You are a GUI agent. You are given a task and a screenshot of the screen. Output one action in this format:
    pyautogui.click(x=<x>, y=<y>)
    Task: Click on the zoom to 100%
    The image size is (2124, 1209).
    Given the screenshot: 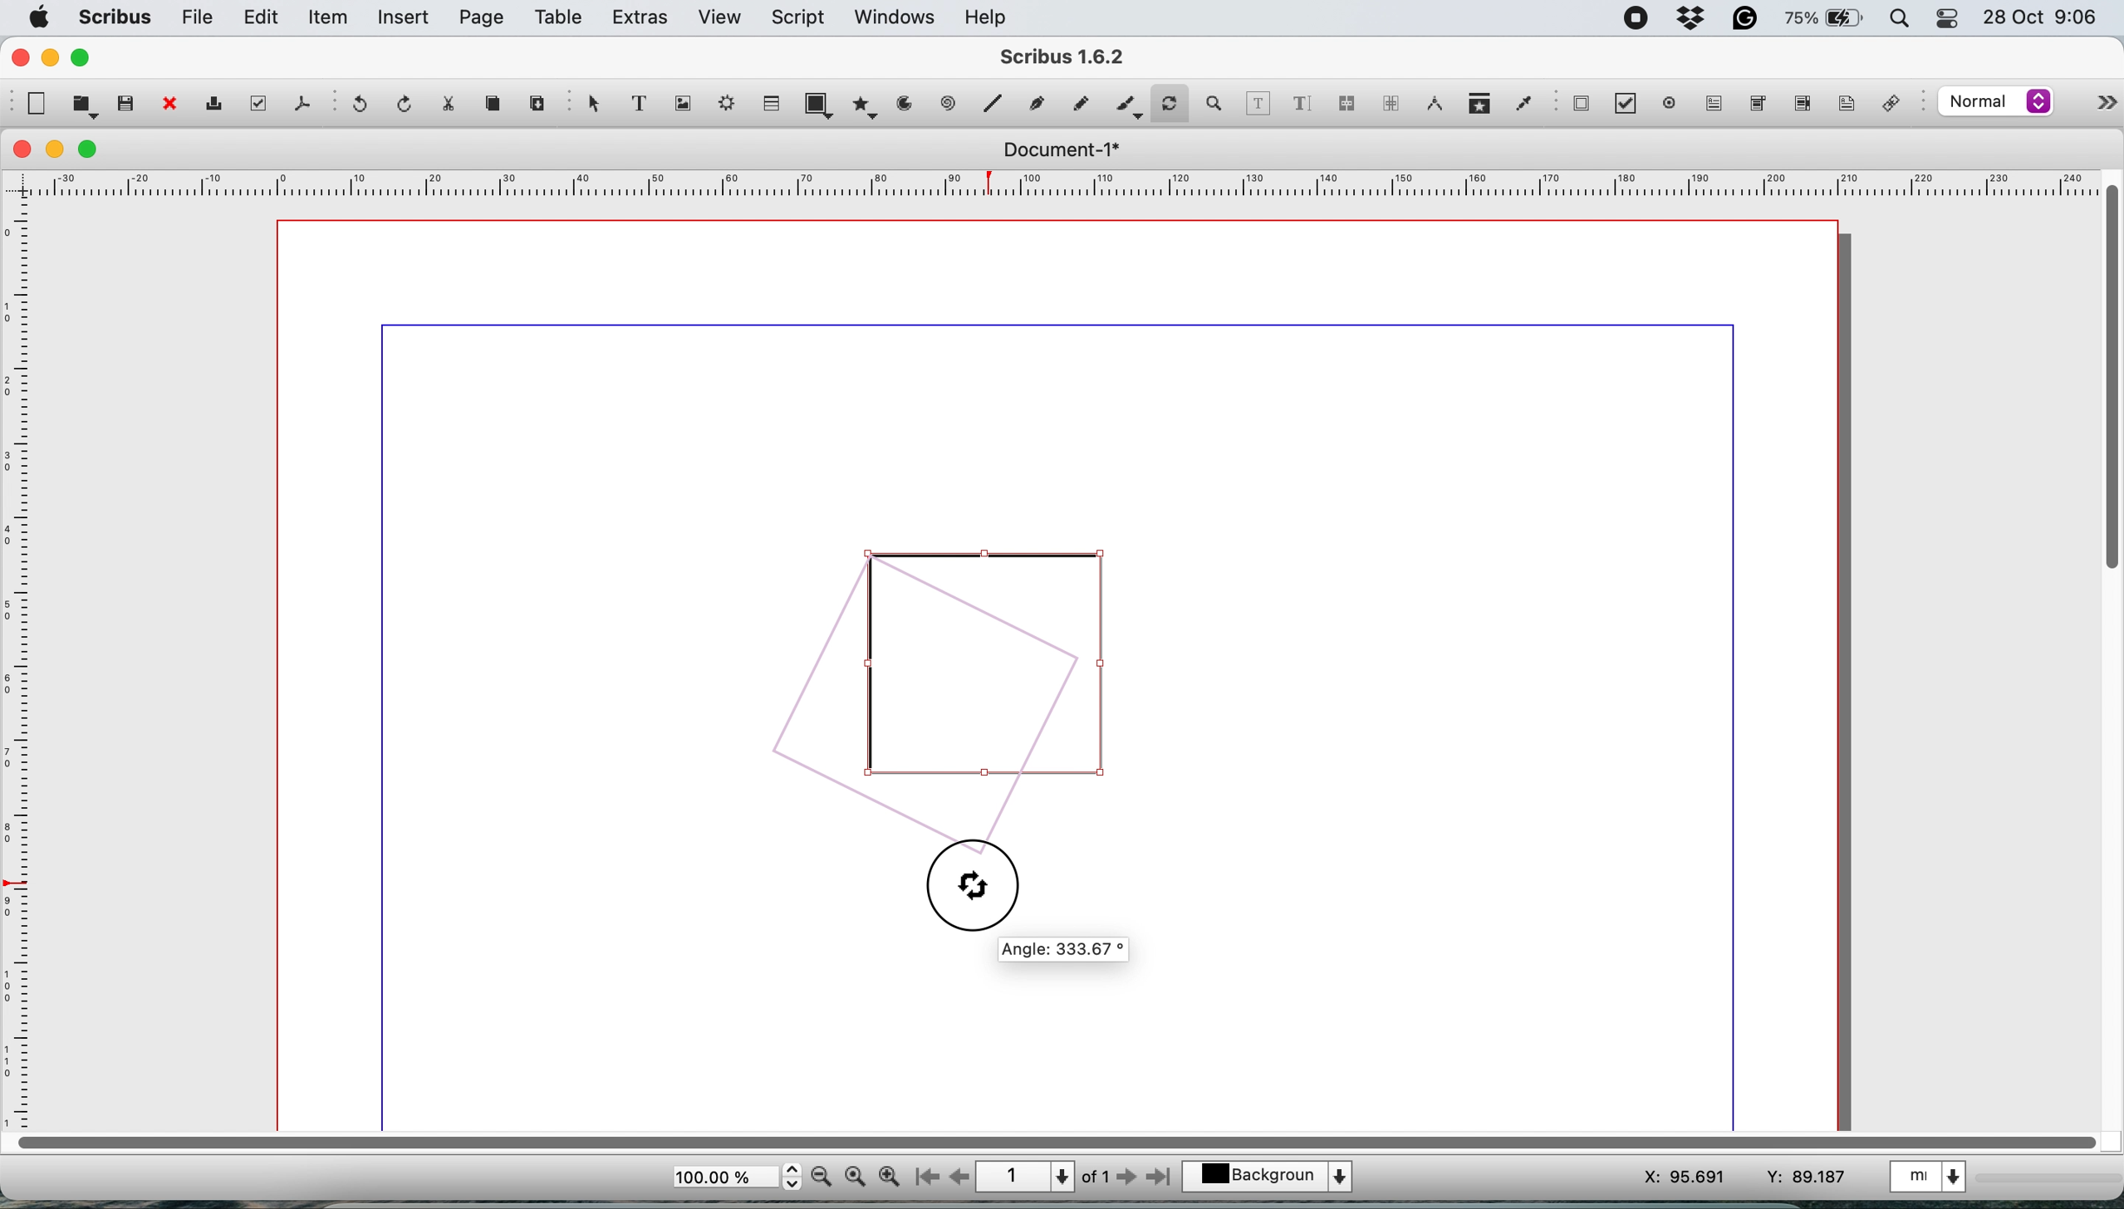 What is the action you would take?
    pyautogui.click(x=856, y=1178)
    